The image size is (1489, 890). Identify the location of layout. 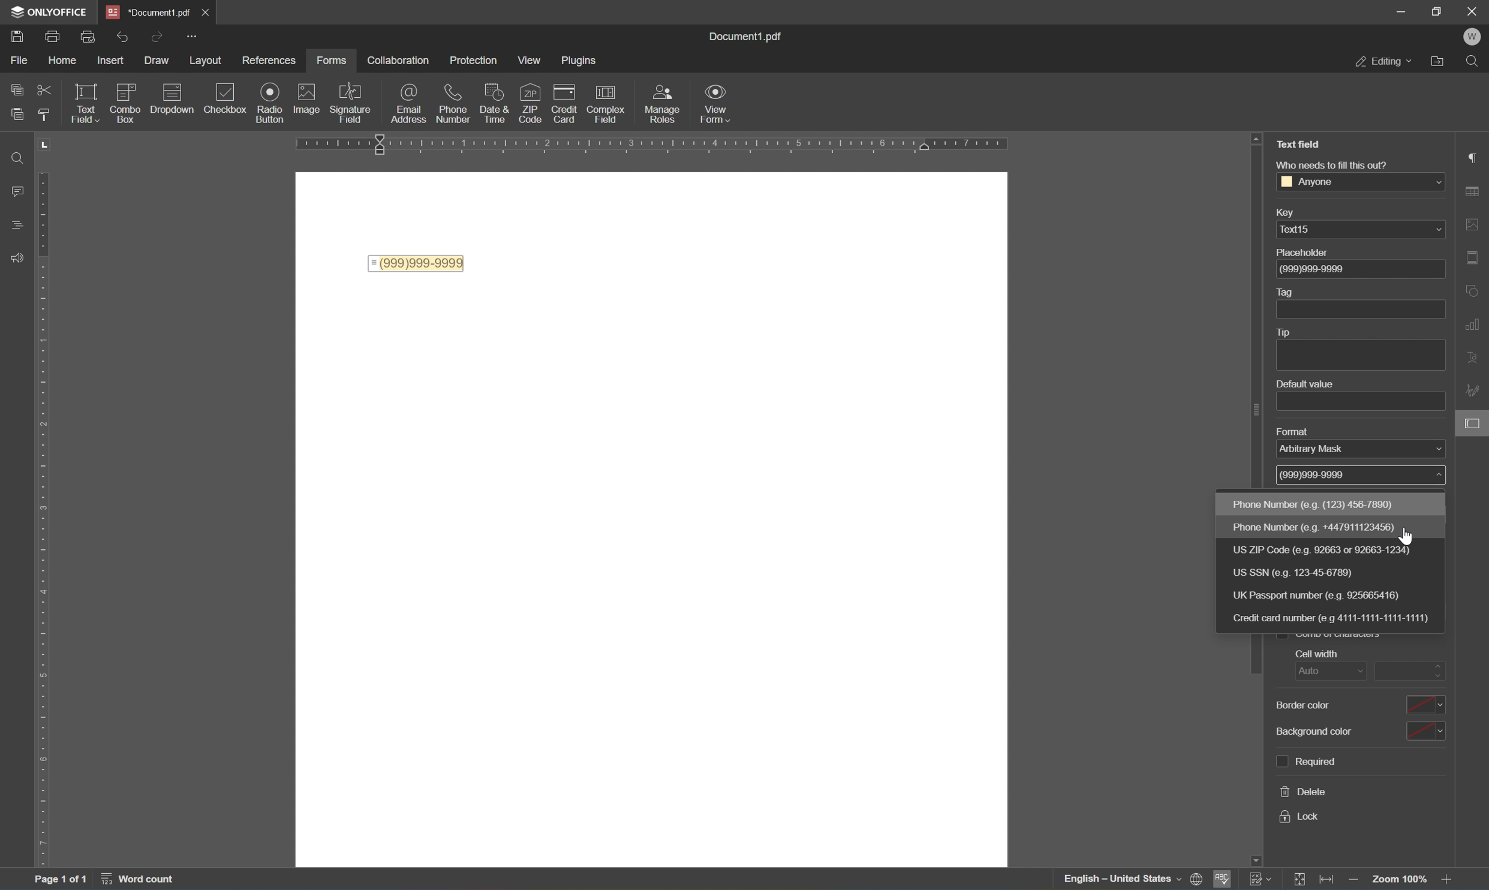
(207, 61).